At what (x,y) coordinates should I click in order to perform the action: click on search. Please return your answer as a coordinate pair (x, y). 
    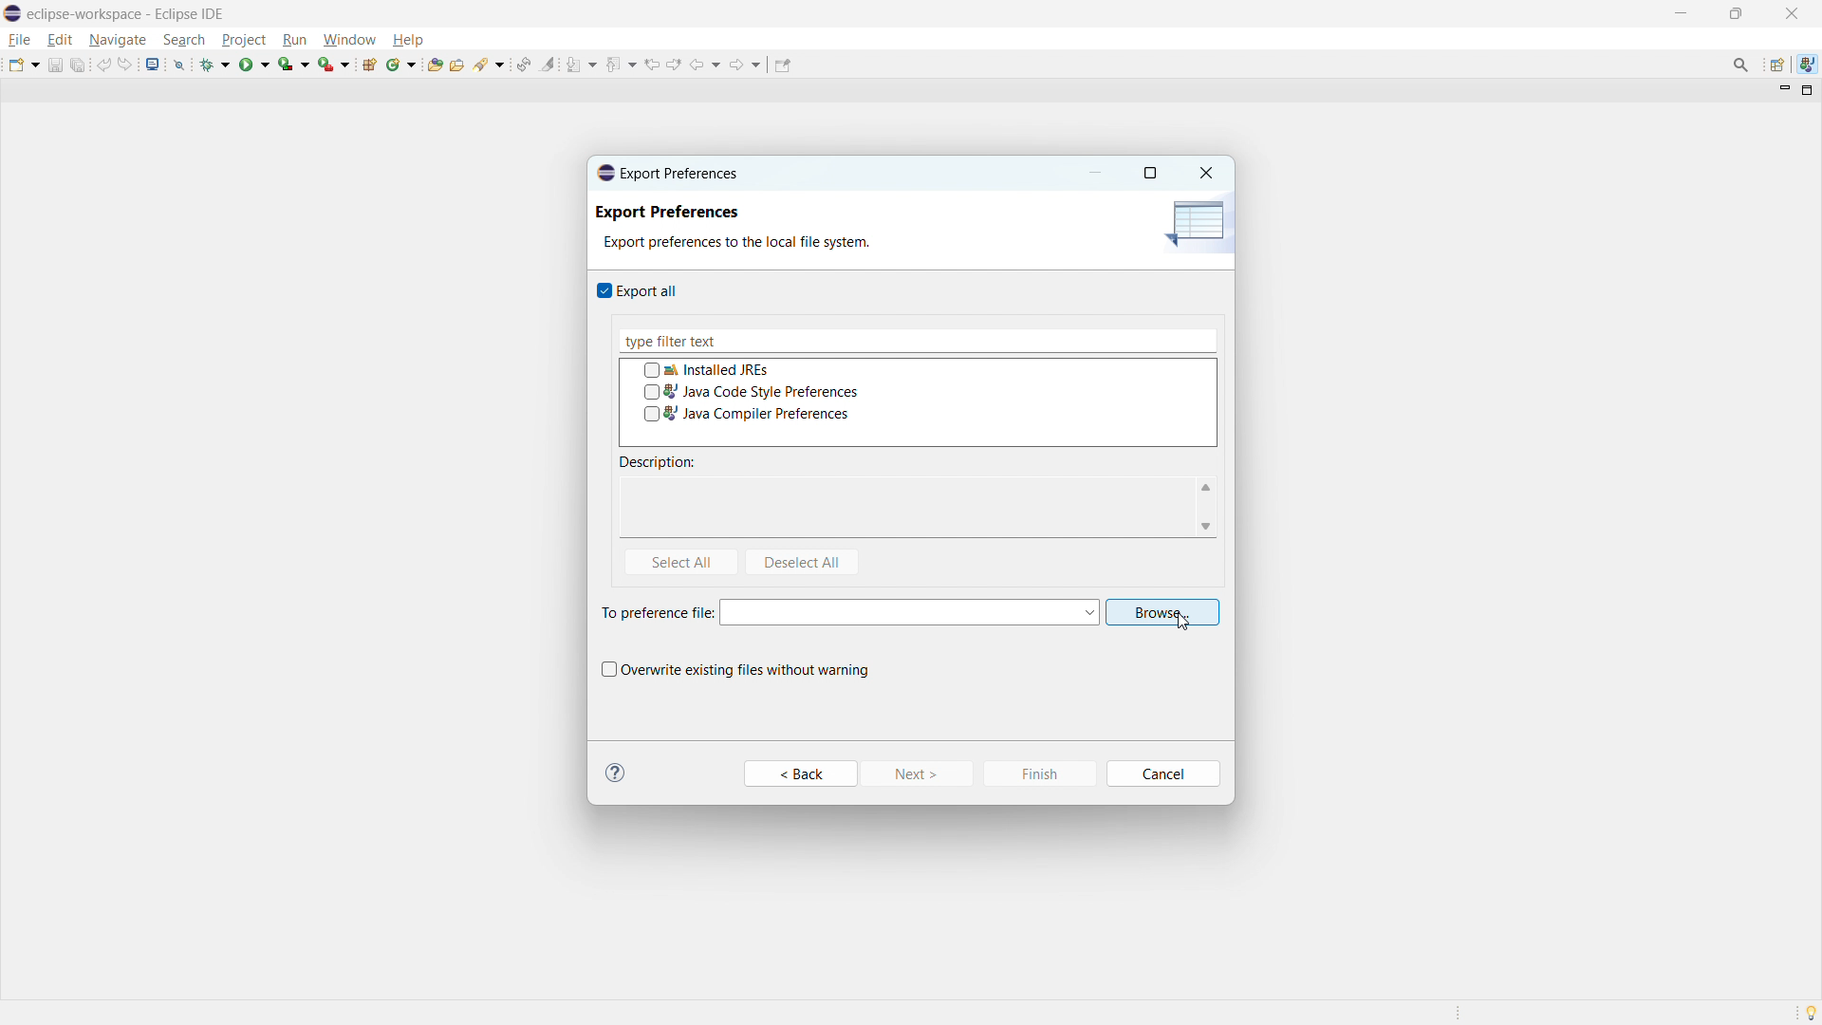
    Looking at the image, I should click on (490, 63).